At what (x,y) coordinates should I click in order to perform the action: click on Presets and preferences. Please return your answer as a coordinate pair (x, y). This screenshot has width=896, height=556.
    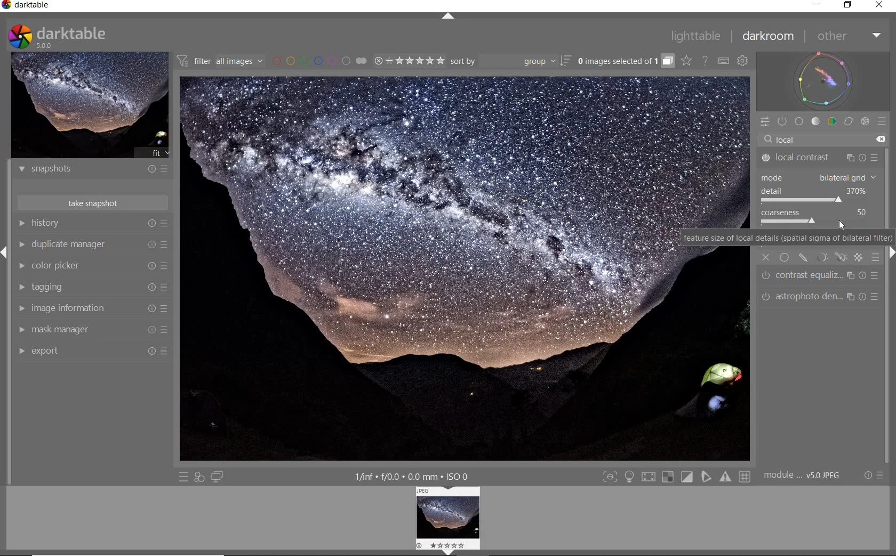
    Looking at the image, I should click on (166, 287).